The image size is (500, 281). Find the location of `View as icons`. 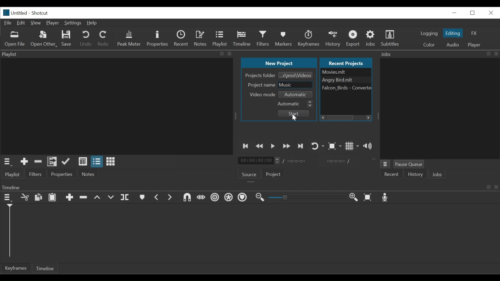

View as icons is located at coordinates (111, 162).